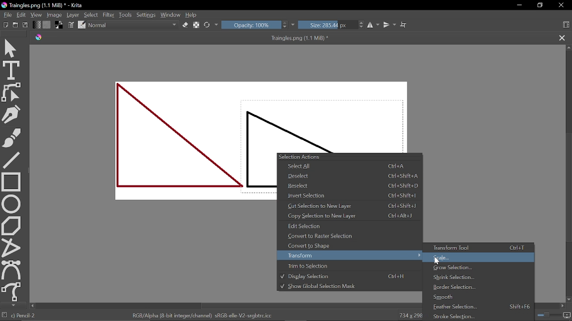  What do you see at coordinates (196, 25) in the screenshot?
I see `Preserve alpha` at bounding box center [196, 25].